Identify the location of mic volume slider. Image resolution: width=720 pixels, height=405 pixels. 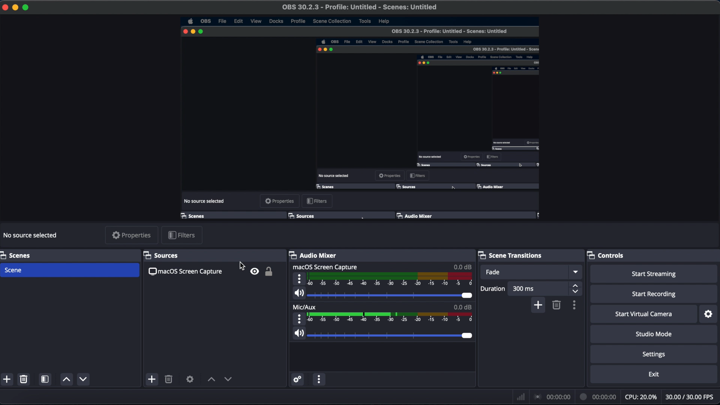
(384, 335).